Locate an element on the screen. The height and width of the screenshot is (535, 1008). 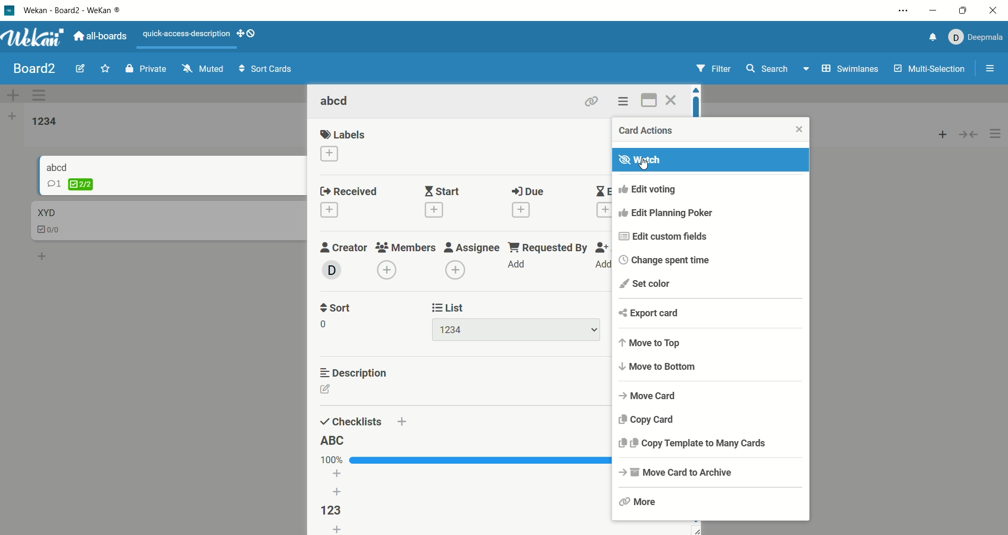
sort cards is located at coordinates (263, 70).